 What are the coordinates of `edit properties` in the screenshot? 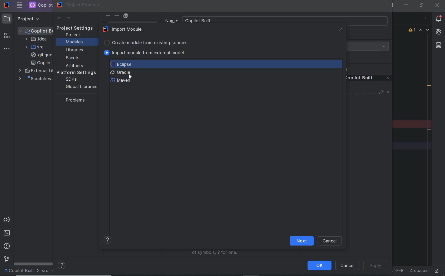 It's located at (382, 93).